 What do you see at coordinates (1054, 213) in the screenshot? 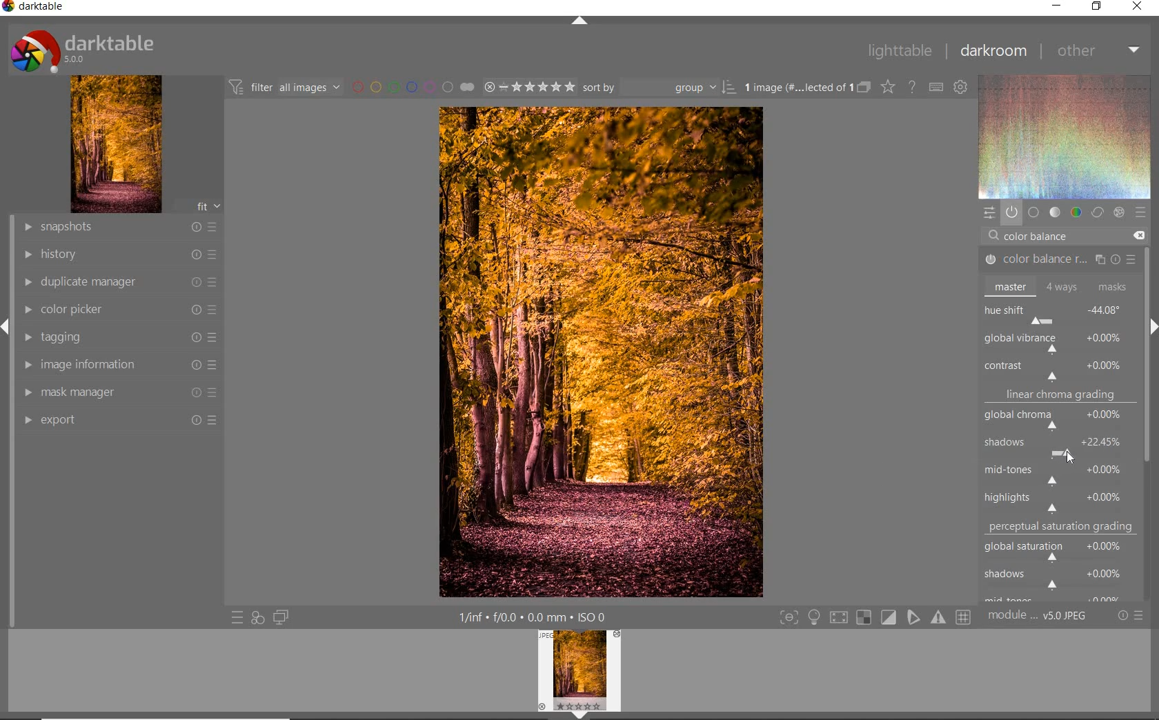
I see `tone` at bounding box center [1054, 213].